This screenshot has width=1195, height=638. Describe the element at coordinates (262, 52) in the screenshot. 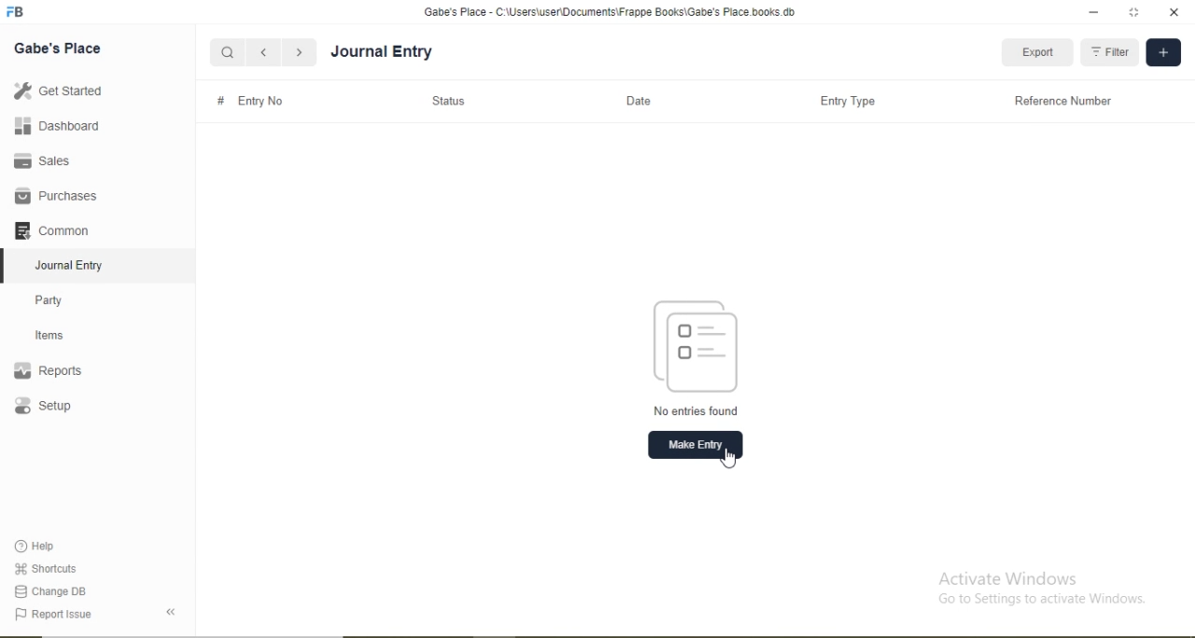

I see `navigate backward` at that location.